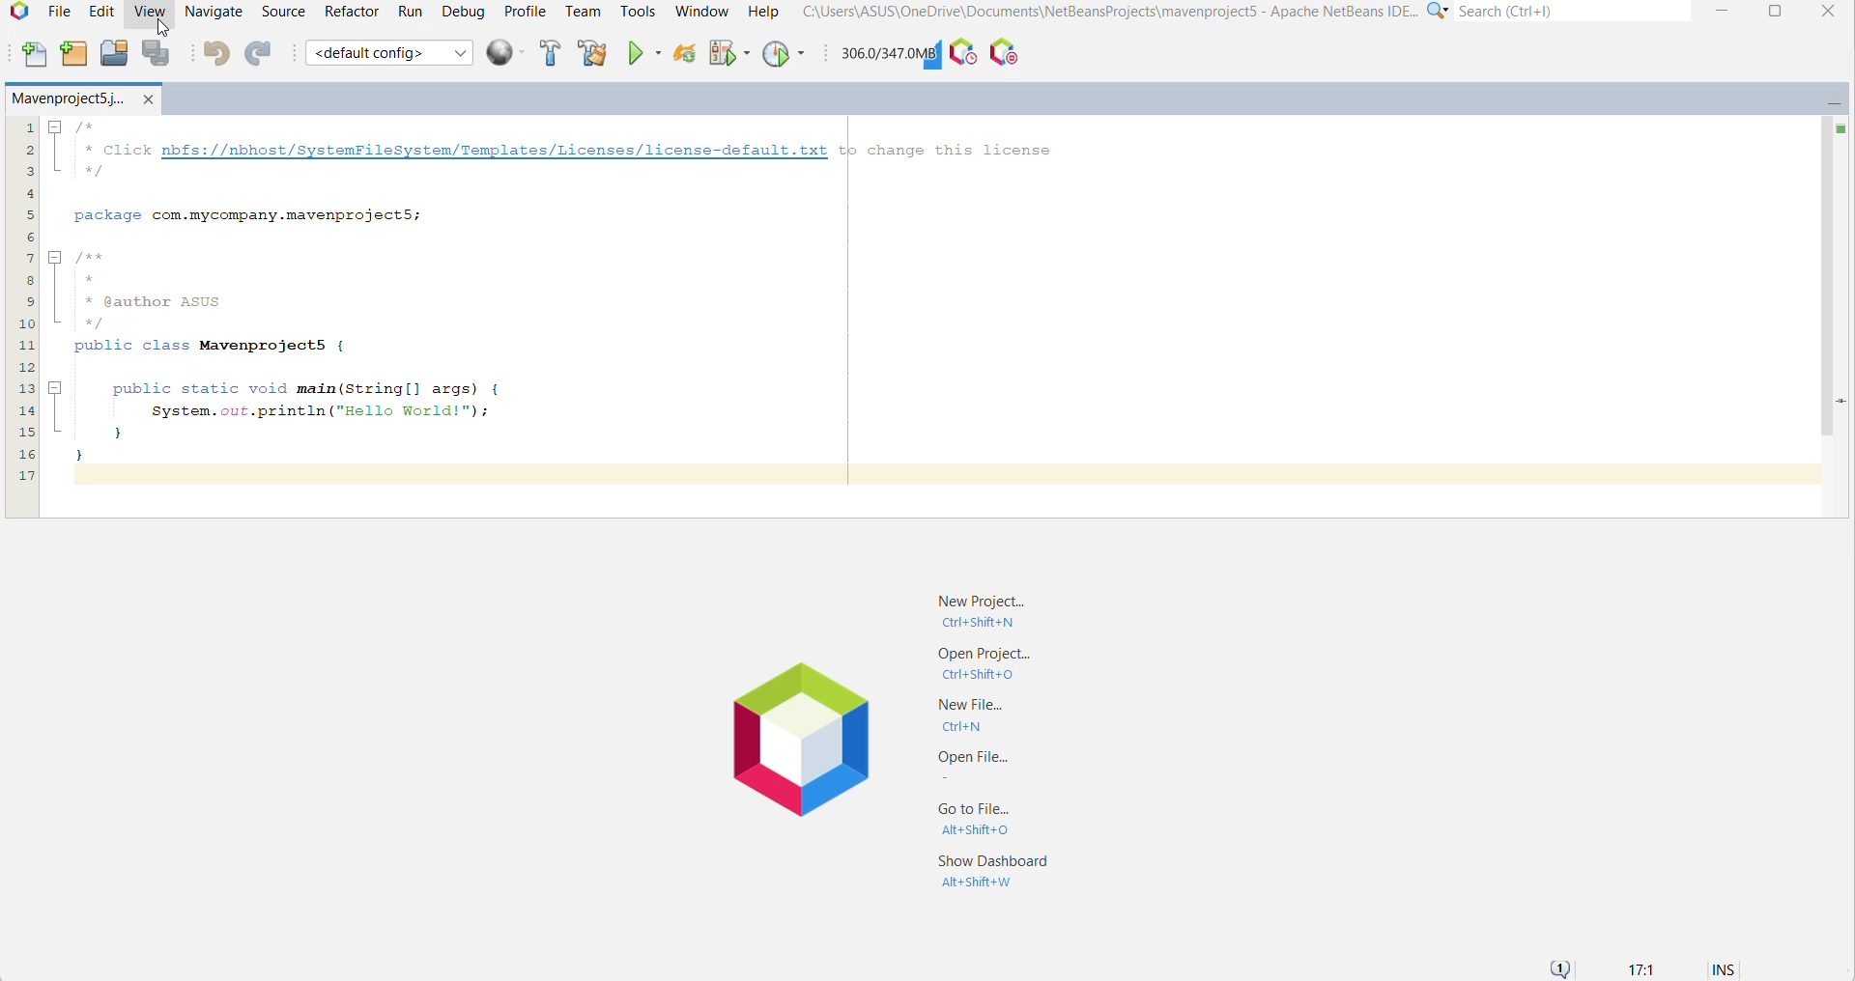 The width and height of the screenshot is (1855, 981). I want to click on | /** Click nbfs://nbhost/SystemFileSystem/Templates/Licenses/license-default.txt tp change this licensewy |package com.mycompany.mavenprojectS; , so click(622, 173).